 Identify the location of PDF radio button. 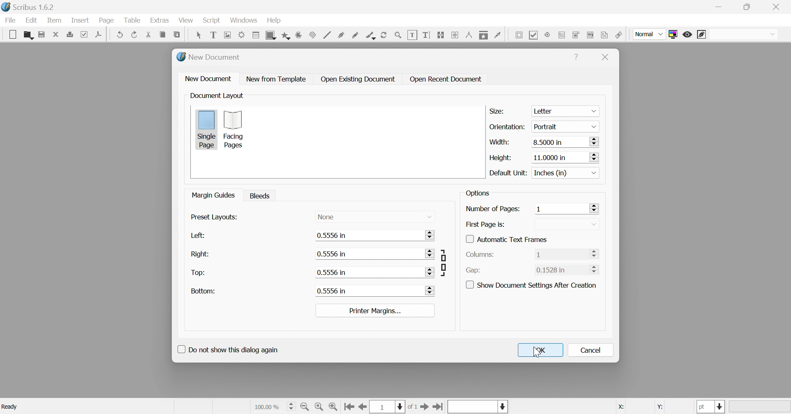
(548, 35).